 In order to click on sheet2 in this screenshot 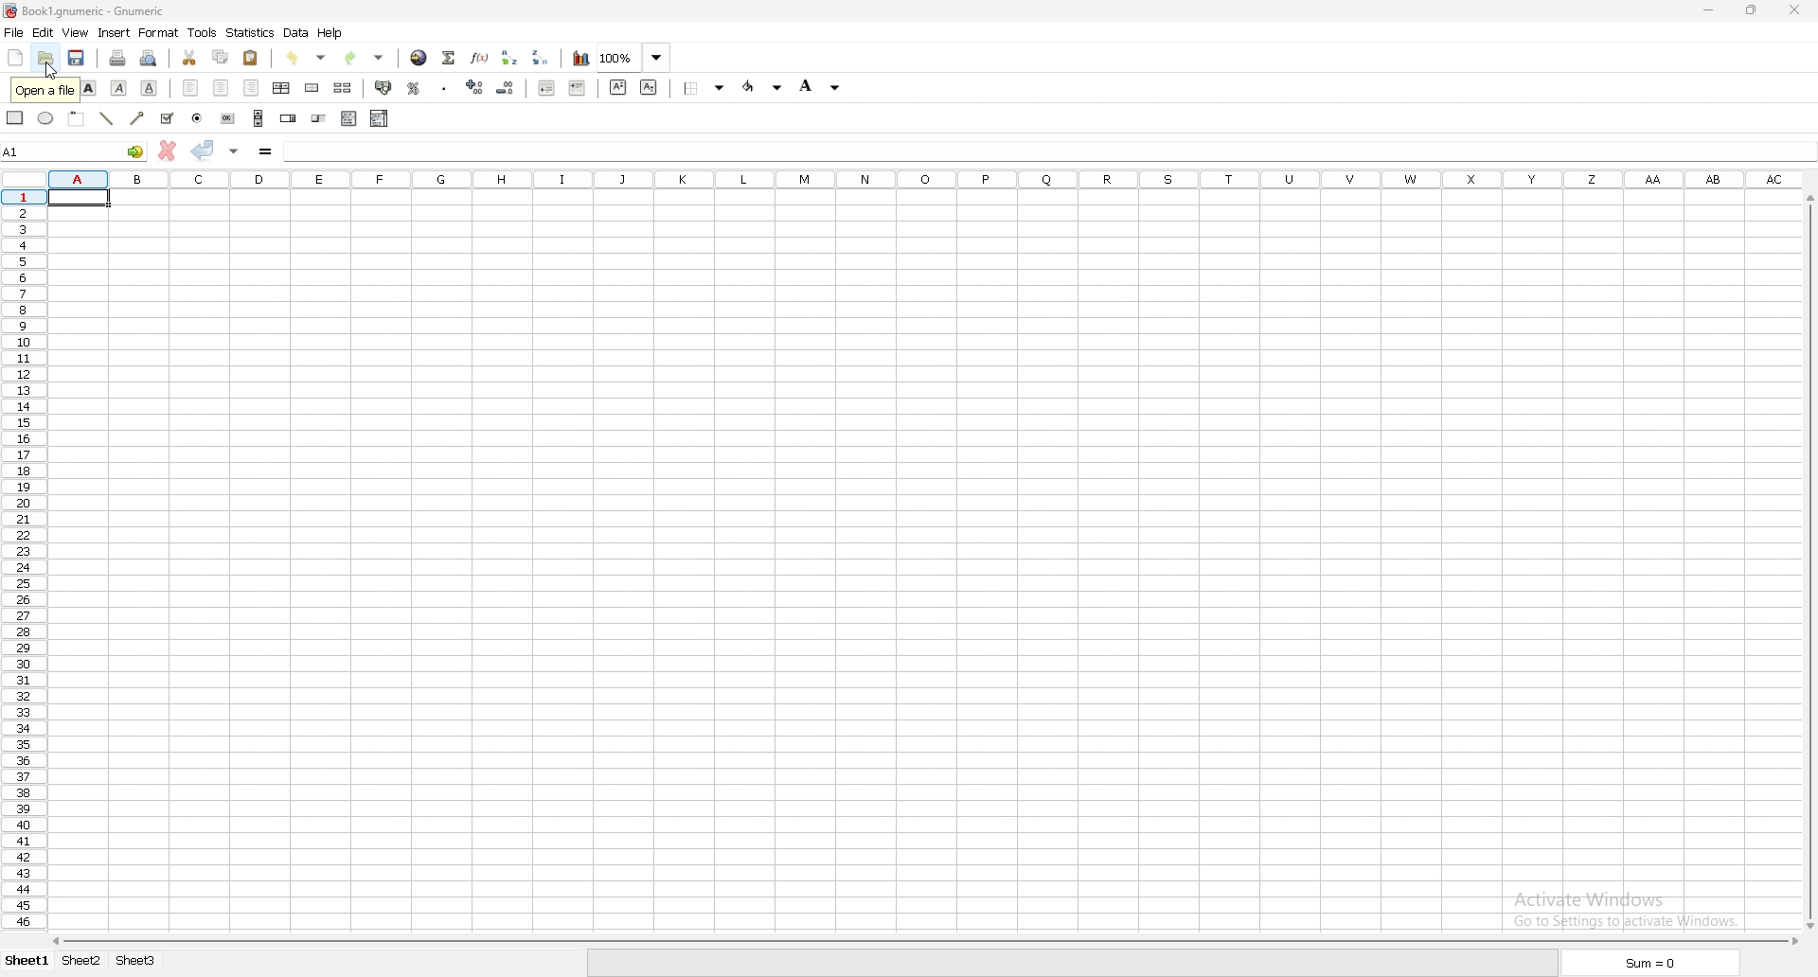, I will do `click(82, 962)`.